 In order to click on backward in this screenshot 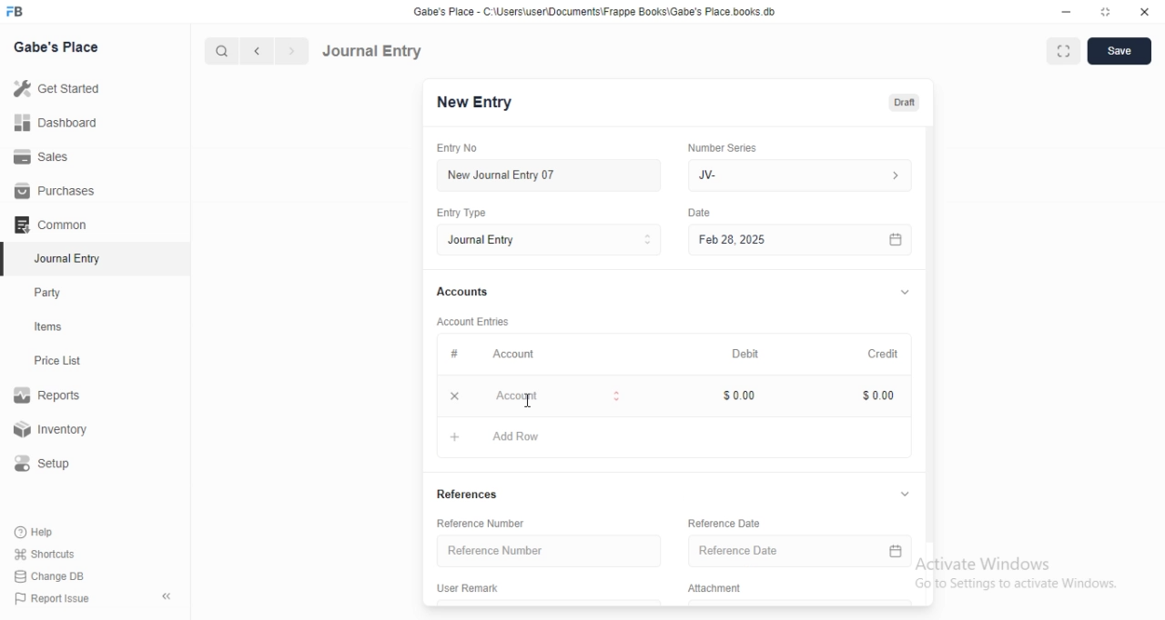, I will do `click(256, 51)`.